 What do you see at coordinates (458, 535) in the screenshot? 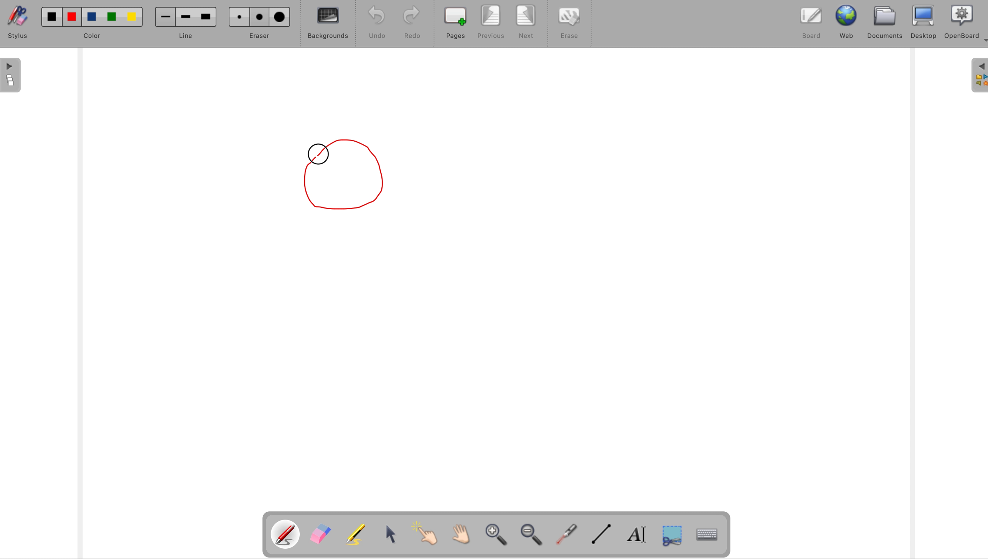
I see `scroll by hand` at bounding box center [458, 535].